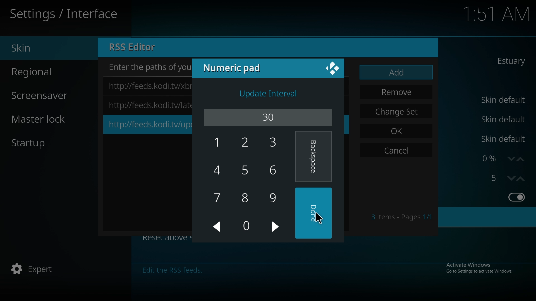 The height and width of the screenshot is (301, 536). I want to click on zoom, so click(488, 159).